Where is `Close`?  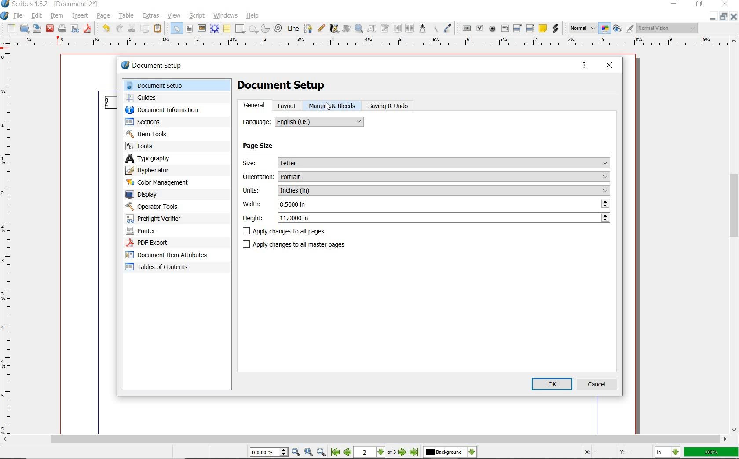
Close is located at coordinates (735, 18).